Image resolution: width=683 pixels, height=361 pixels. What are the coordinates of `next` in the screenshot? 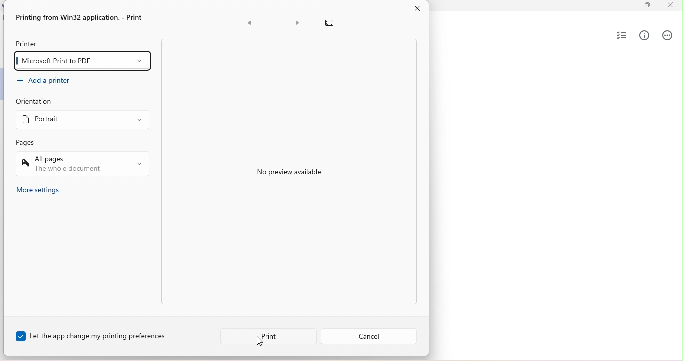 It's located at (299, 24).